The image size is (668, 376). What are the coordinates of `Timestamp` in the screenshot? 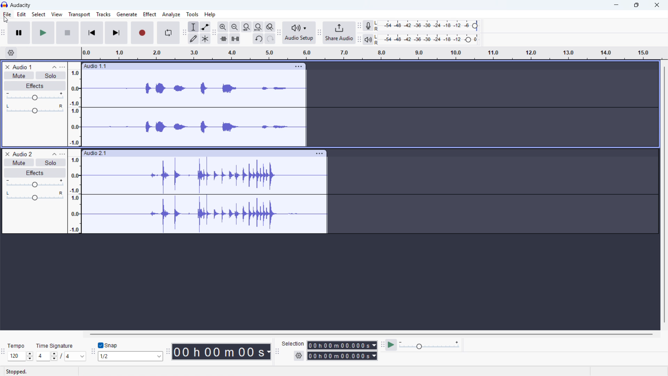 It's located at (222, 352).